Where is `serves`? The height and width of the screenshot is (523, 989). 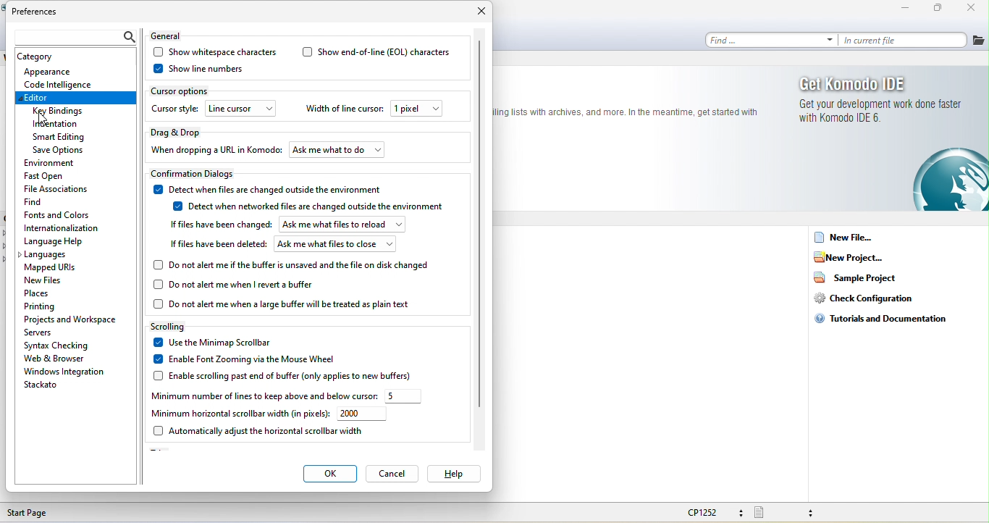 serves is located at coordinates (43, 332).